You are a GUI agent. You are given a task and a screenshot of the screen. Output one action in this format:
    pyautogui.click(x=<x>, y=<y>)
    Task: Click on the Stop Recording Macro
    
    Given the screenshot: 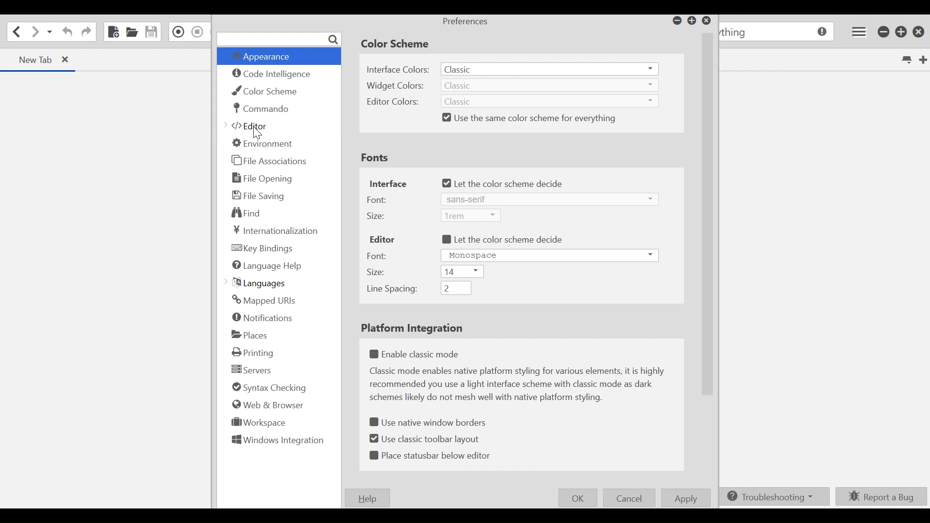 What is the action you would take?
    pyautogui.click(x=197, y=32)
    